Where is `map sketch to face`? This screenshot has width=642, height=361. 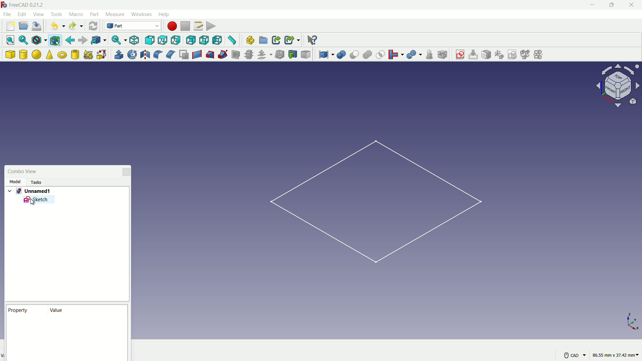
map sketch to face is located at coordinates (486, 54).